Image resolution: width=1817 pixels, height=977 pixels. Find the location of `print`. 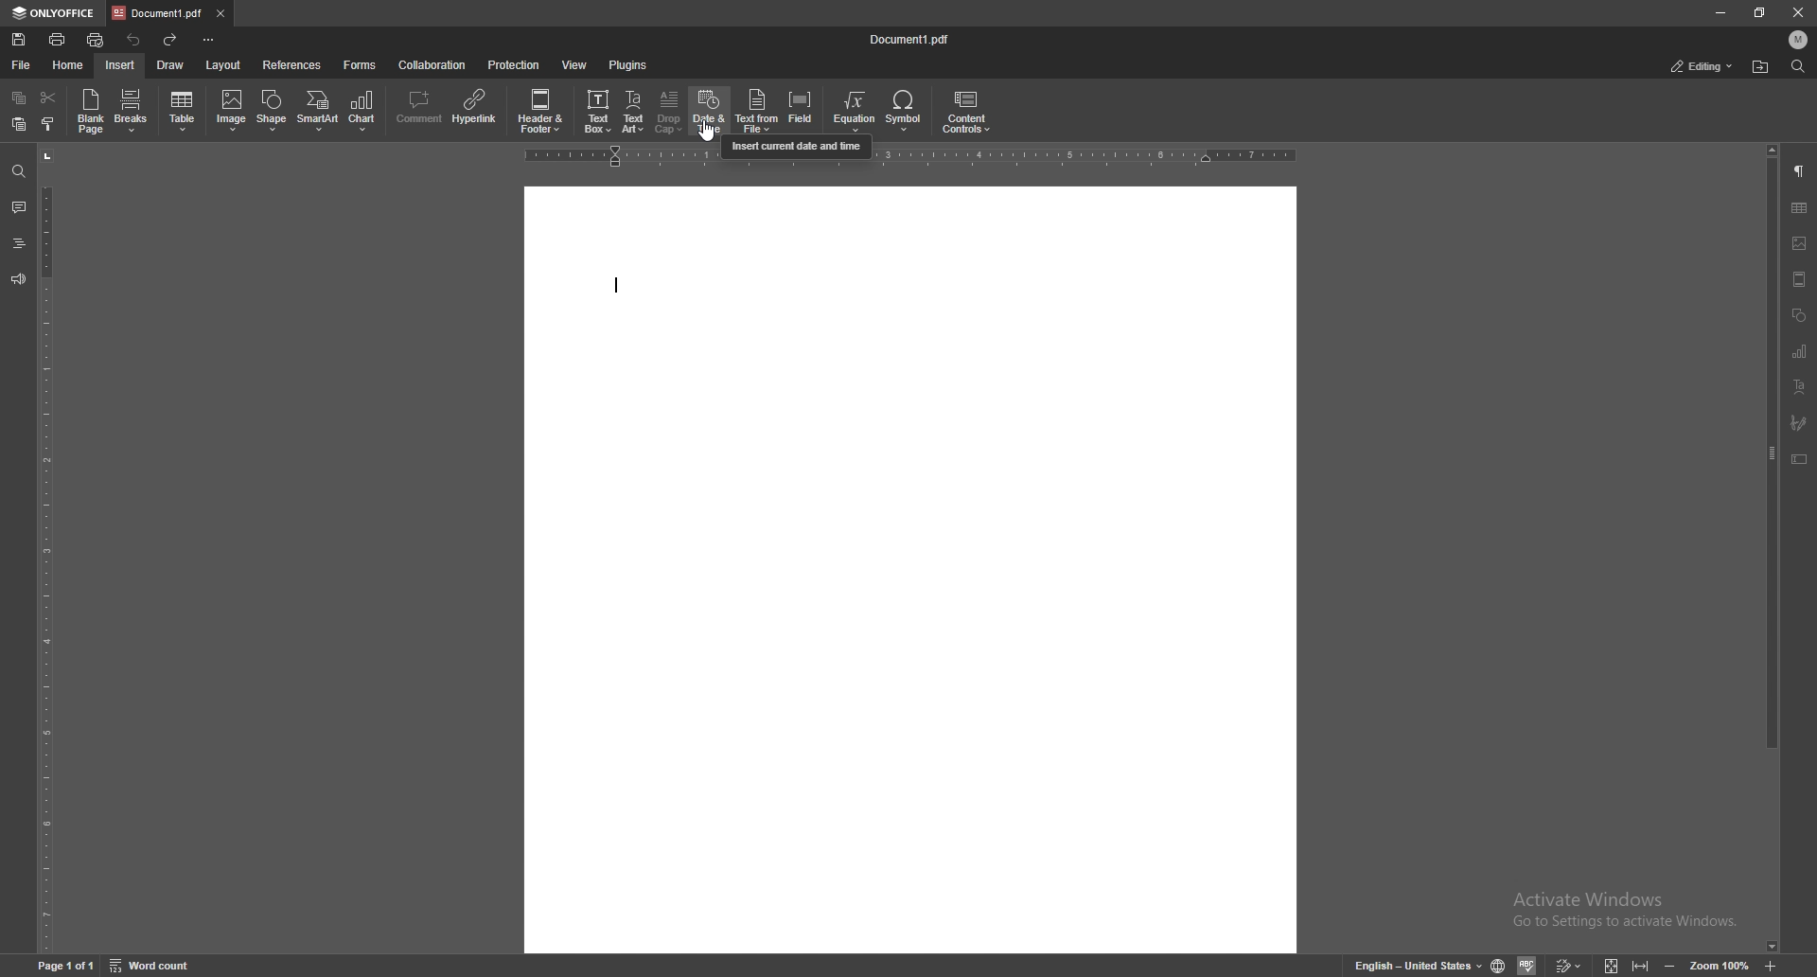

print is located at coordinates (57, 40).